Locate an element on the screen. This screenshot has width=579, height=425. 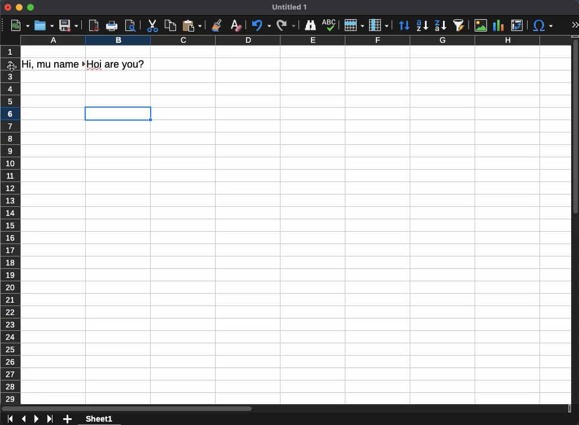
column is located at coordinates (379, 25).